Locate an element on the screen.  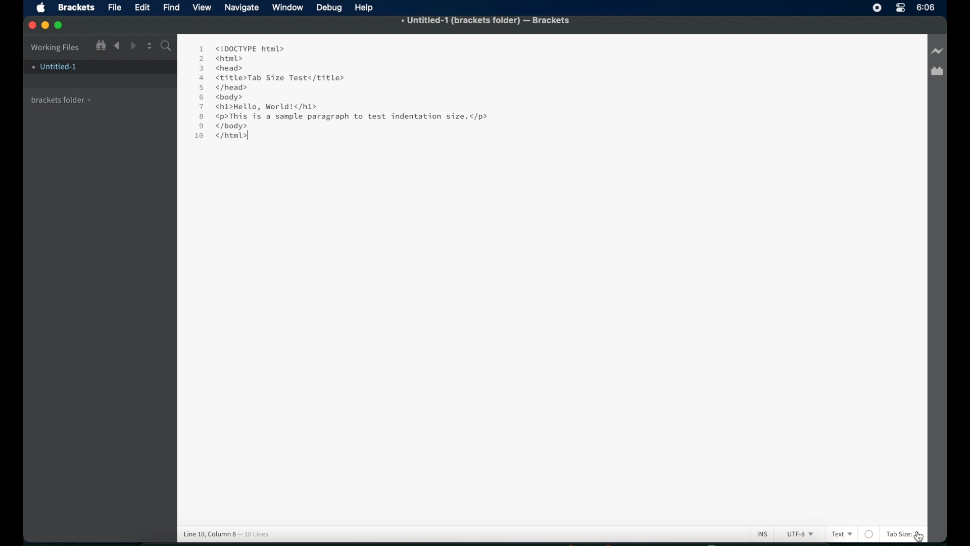
Zoom in is located at coordinates (100, 45).